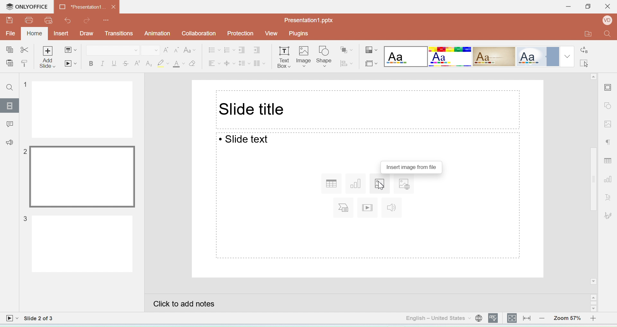  Describe the element at coordinates (609, 159) in the screenshot. I see `Table settings` at that location.